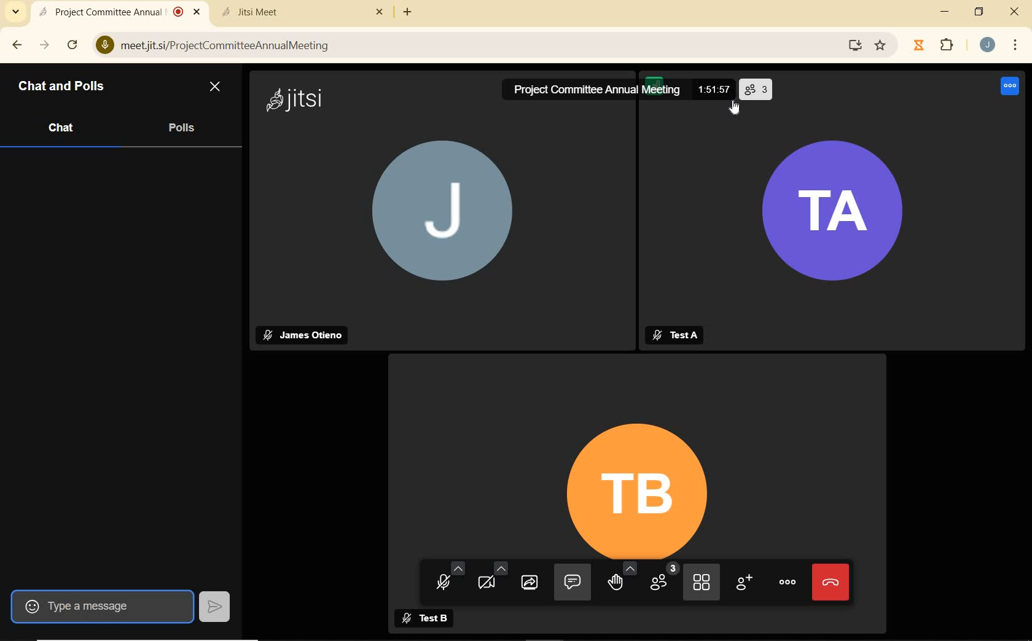 This screenshot has height=641, width=1032. What do you see at coordinates (181, 125) in the screenshot?
I see `polls` at bounding box center [181, 125].